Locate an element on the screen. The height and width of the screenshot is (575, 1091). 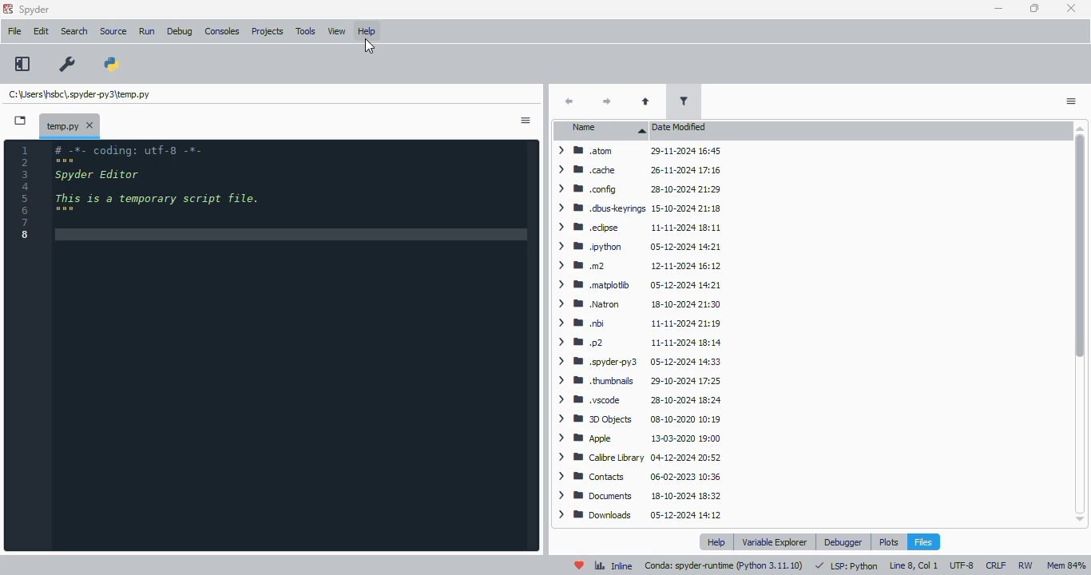
options is located at coordinates (1073, 101).